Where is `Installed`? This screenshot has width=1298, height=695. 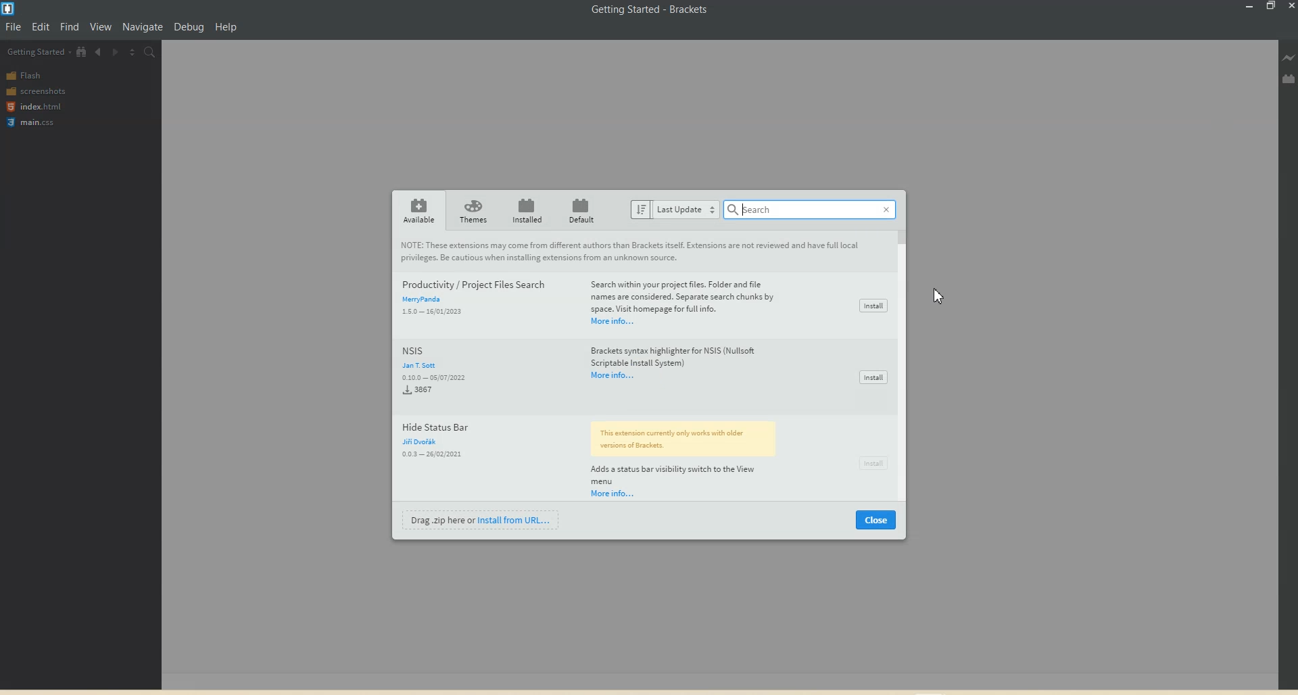
Installed is located at coordinates (527, 210).